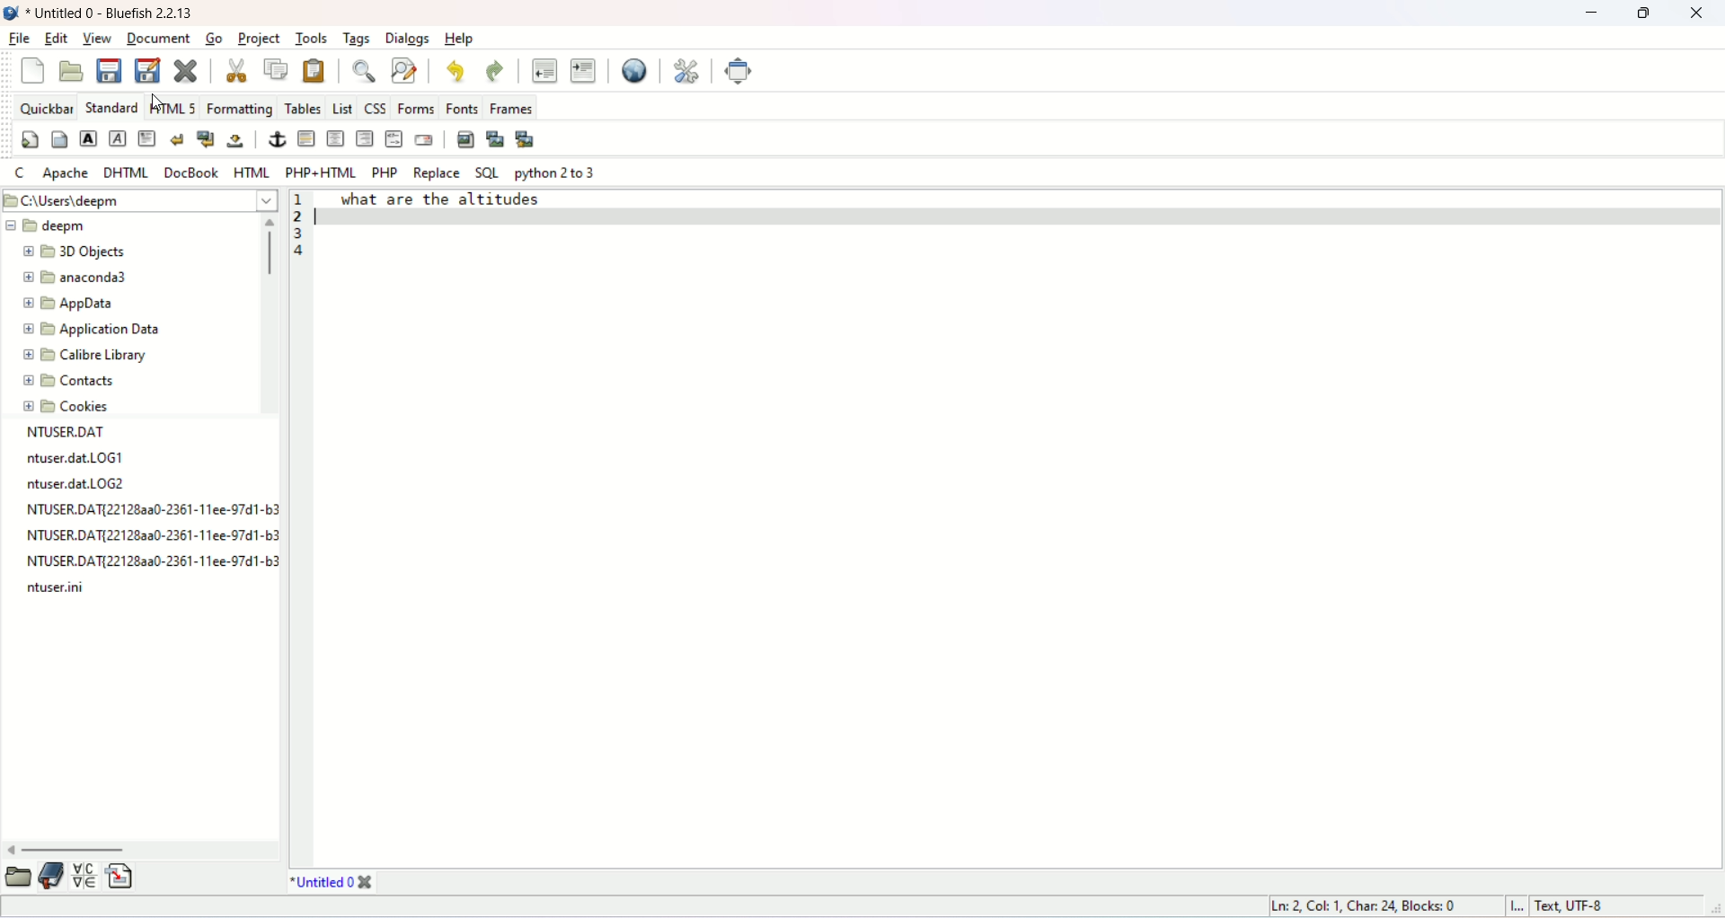 Image resolution: width=1725 pixels, height=918 pixels. Describe the element at coordinates (509, 105) in the screenshot. I see `frames` at that location.